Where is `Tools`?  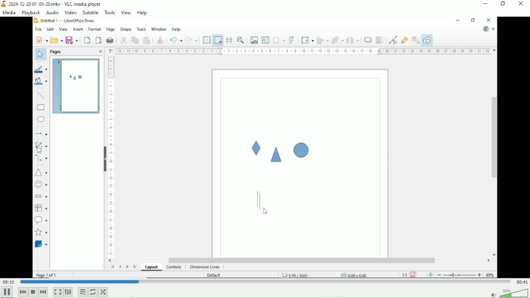 Tools is located at coordinates (110, 12).